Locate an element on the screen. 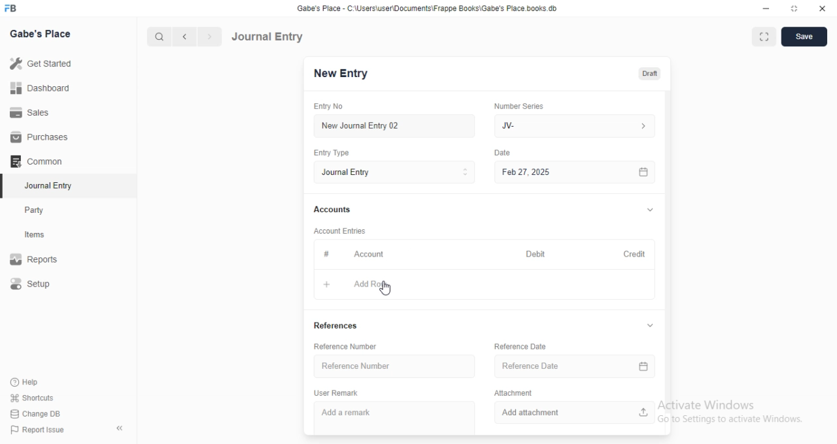  Add is located at coordinates (326, 284).